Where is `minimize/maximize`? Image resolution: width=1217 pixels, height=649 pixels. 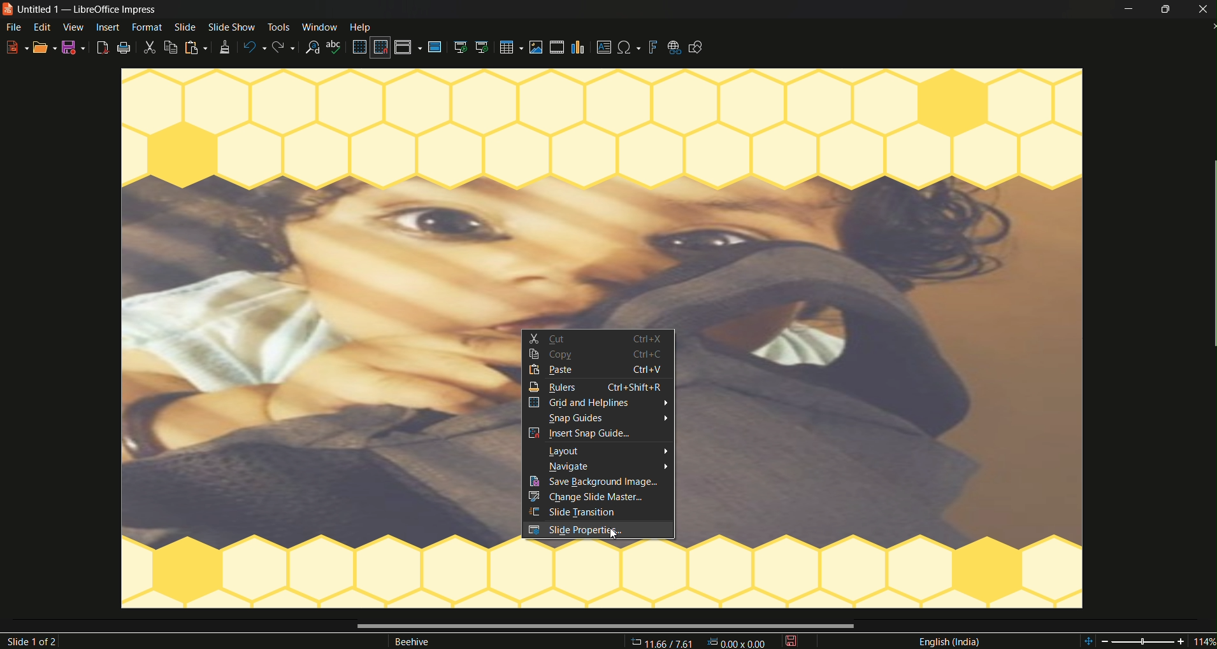 minimize/maximize is located at coordinates (1167, 10).